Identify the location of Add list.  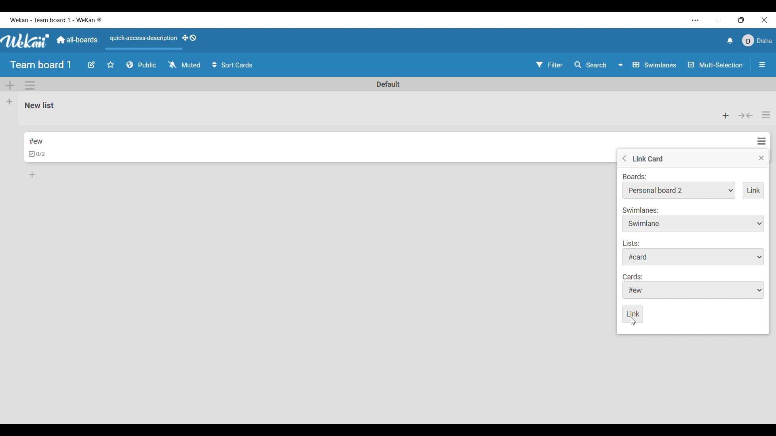
(10, 102).